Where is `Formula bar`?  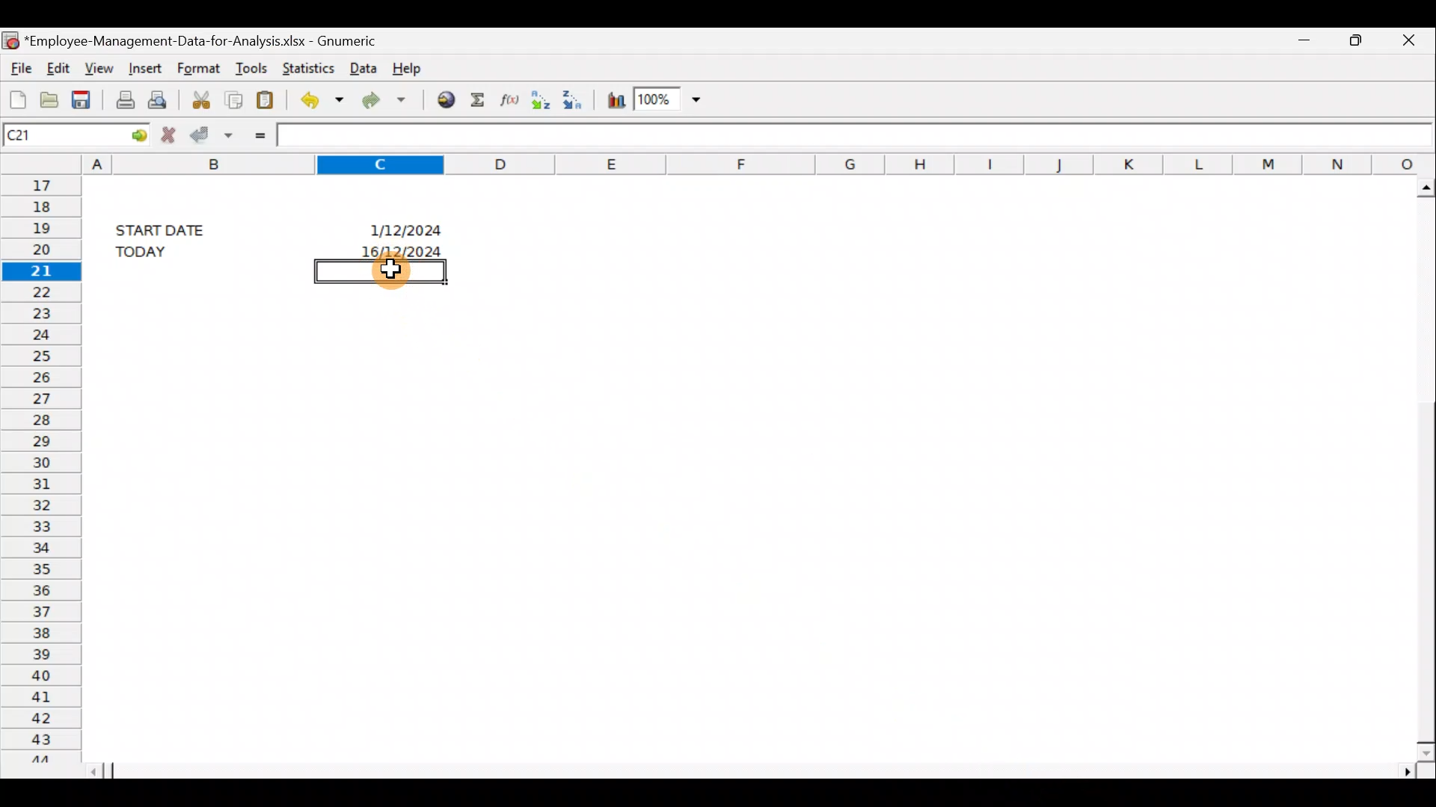 Formula bar is located at coordinates (856, 132).